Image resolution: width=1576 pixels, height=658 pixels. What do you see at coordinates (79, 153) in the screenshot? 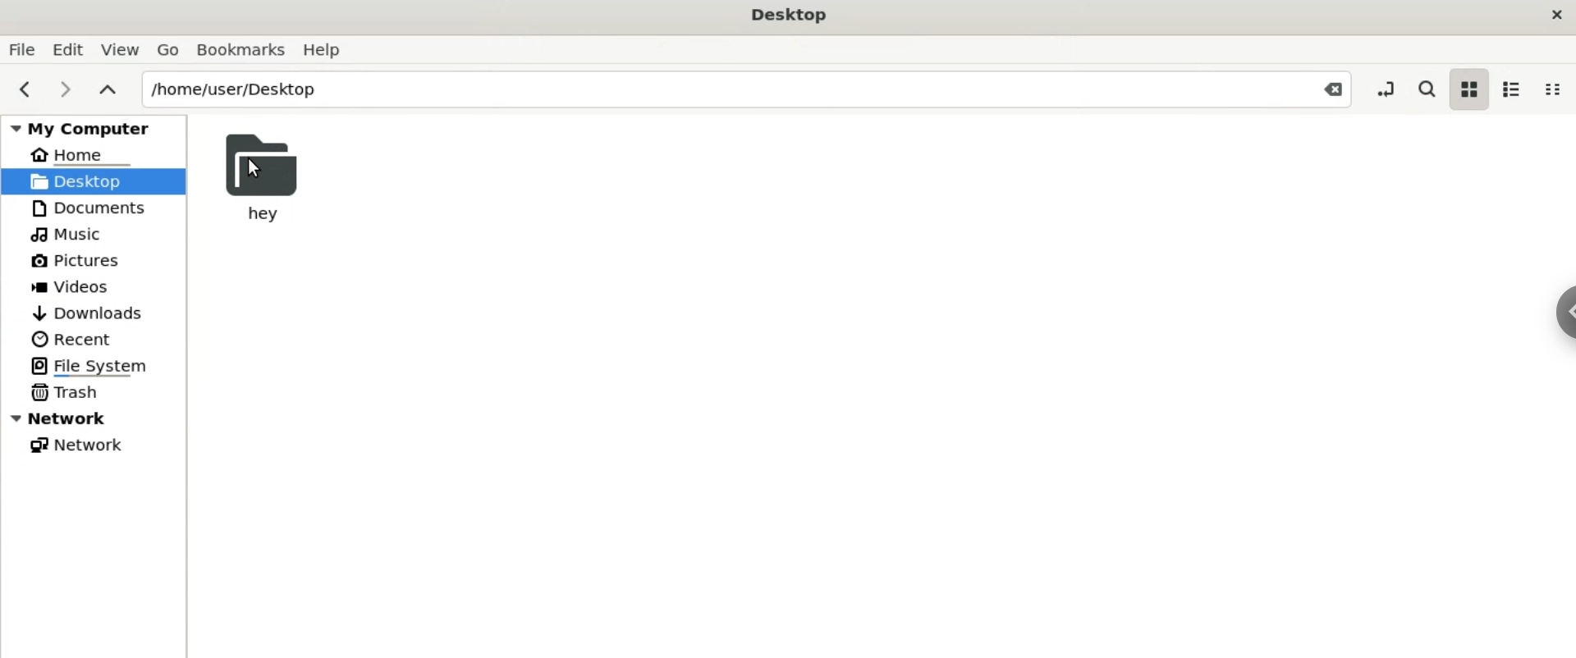
I see `home` at bounding box center [79, 153].